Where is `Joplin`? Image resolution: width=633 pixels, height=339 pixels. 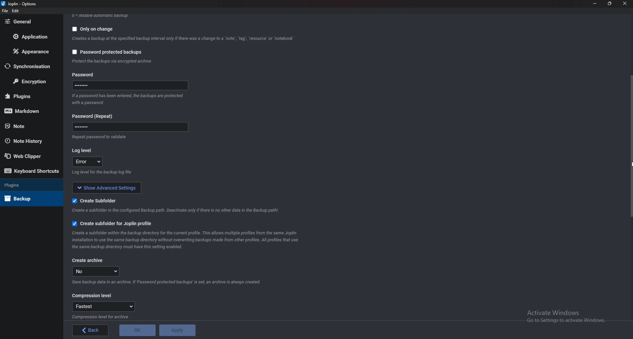 Joplin is located at coordinates (19, 4).